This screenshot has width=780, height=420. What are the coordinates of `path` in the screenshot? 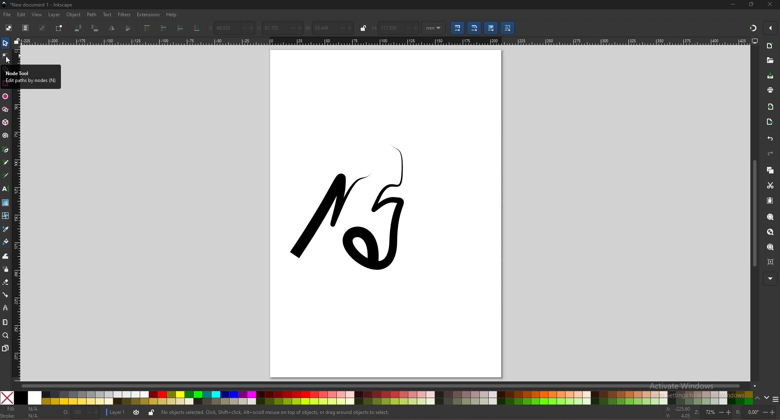 It's located at (92, 15).